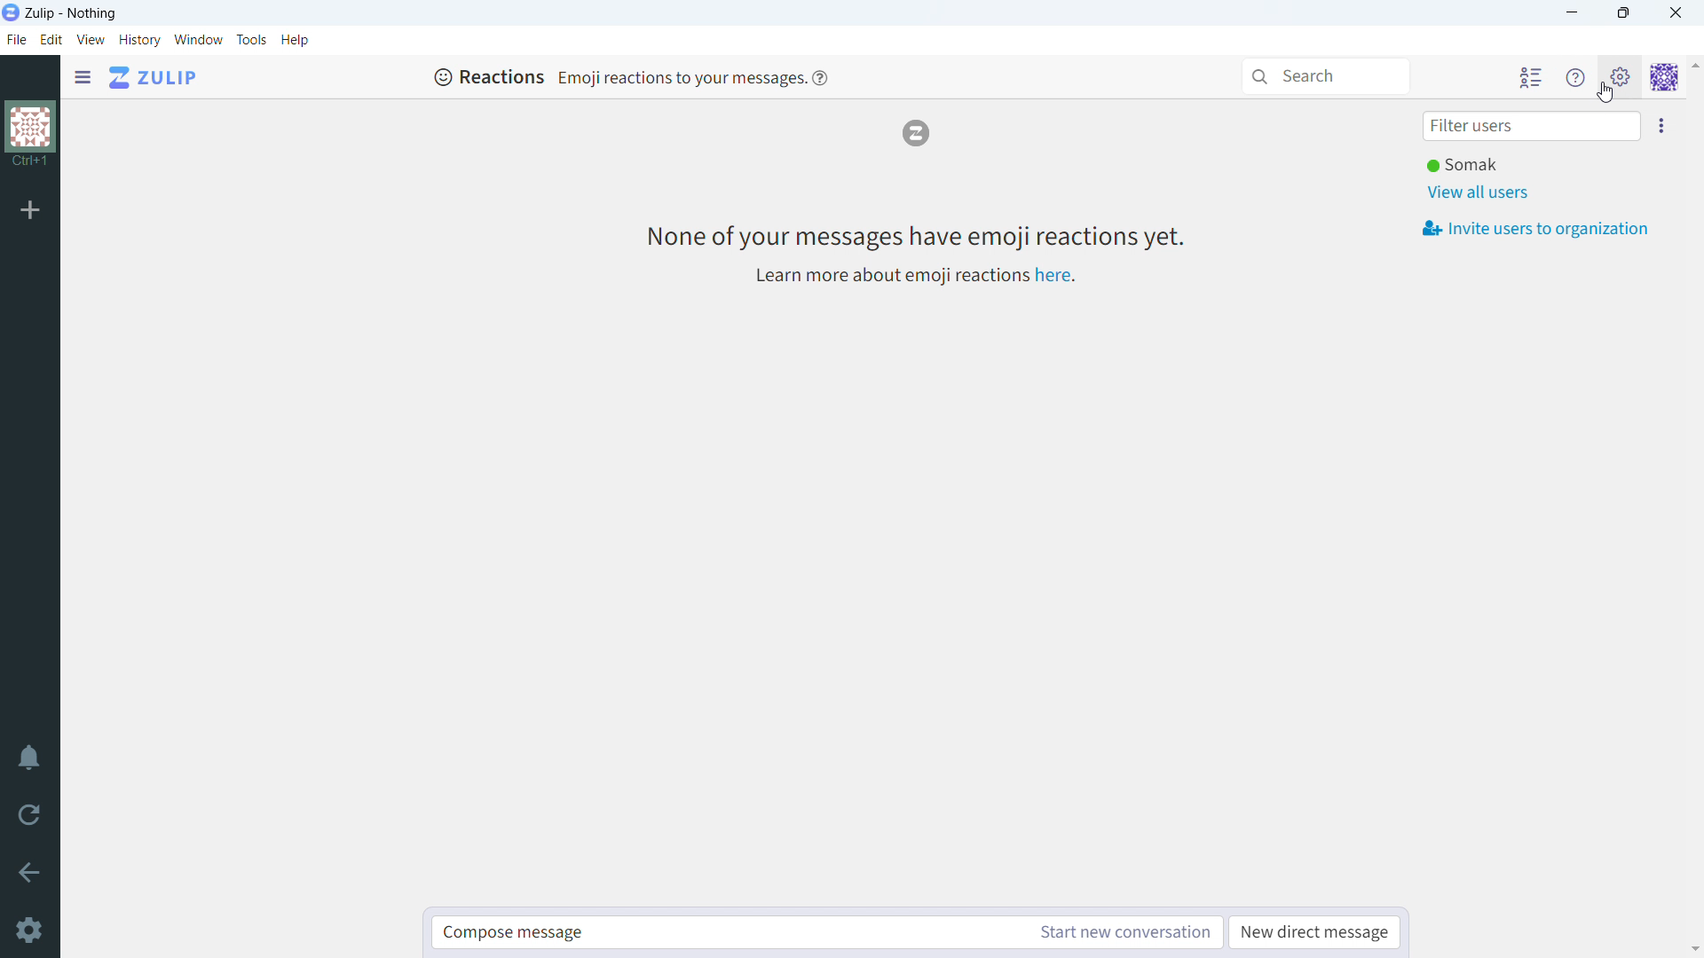 The width and height of the screenshot is (1704, 958). I want to click on view all users, so click(1480, 192).